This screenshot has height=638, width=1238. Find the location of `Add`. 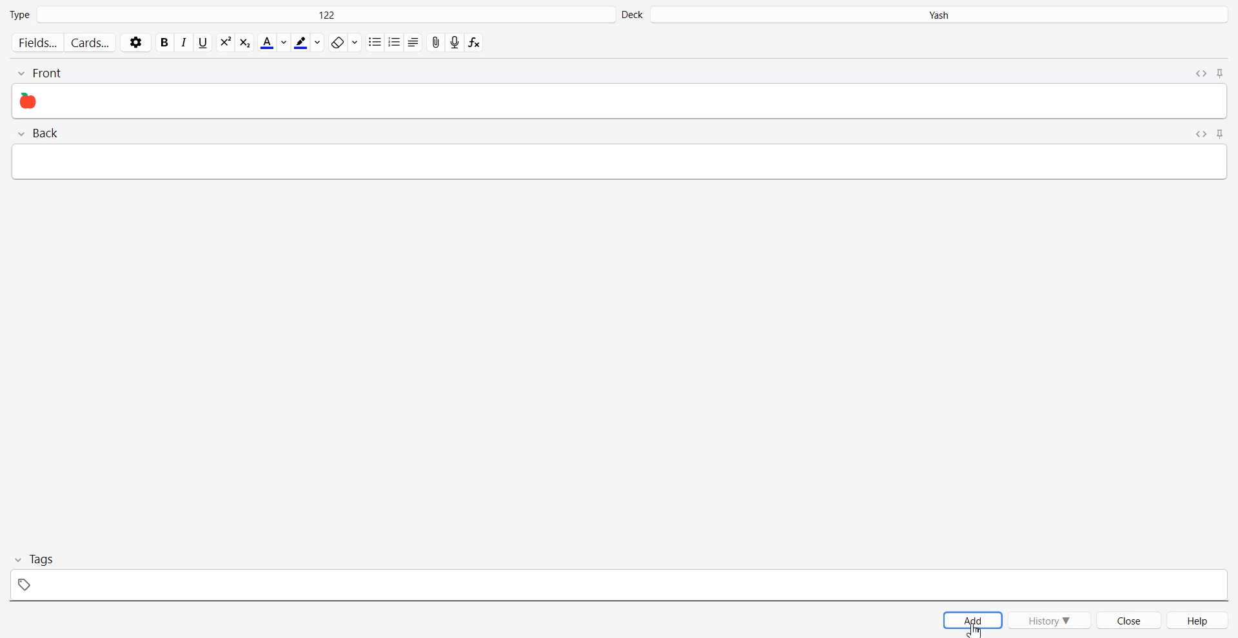

Add is located at coordinates (972, 621).